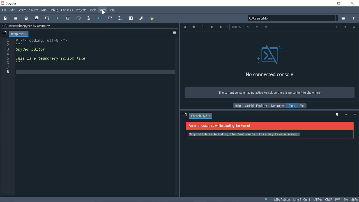  Describe the element at coordinates (328, 199) in the screenshot. I see `File status` at that location.